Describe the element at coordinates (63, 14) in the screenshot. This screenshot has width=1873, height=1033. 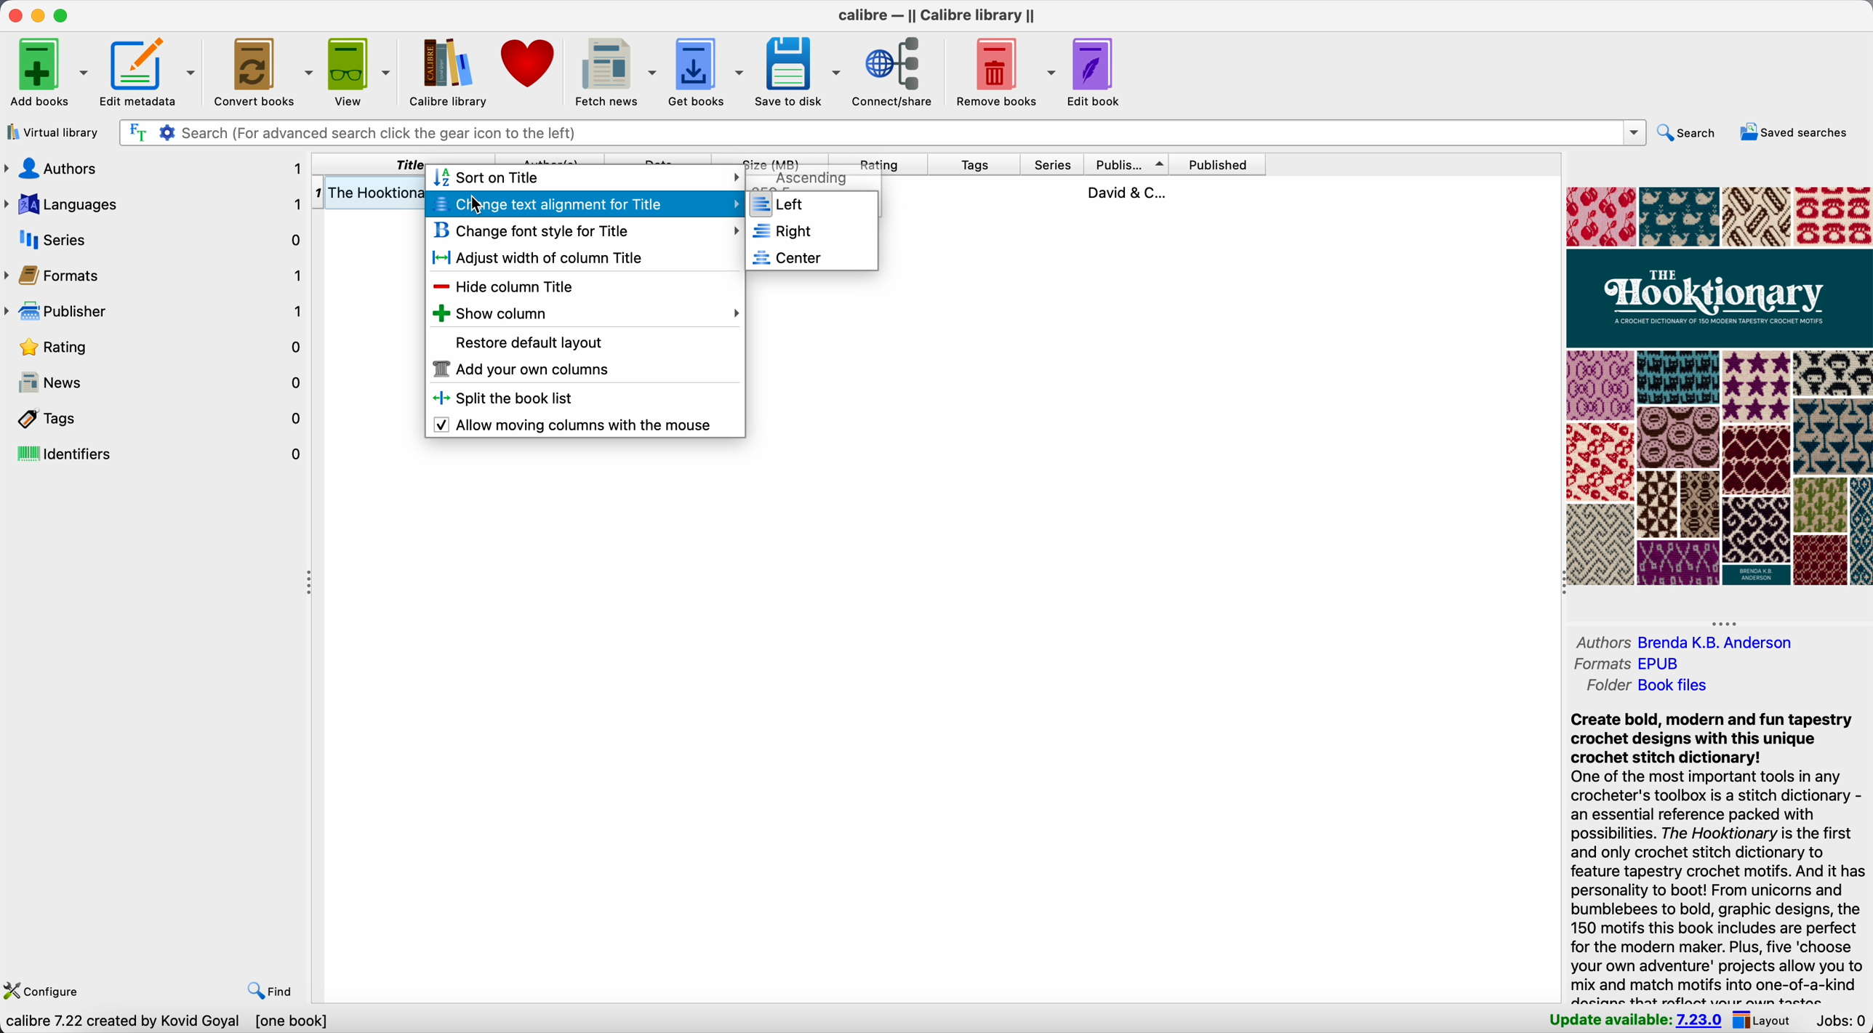
I see `maximize` at that location.